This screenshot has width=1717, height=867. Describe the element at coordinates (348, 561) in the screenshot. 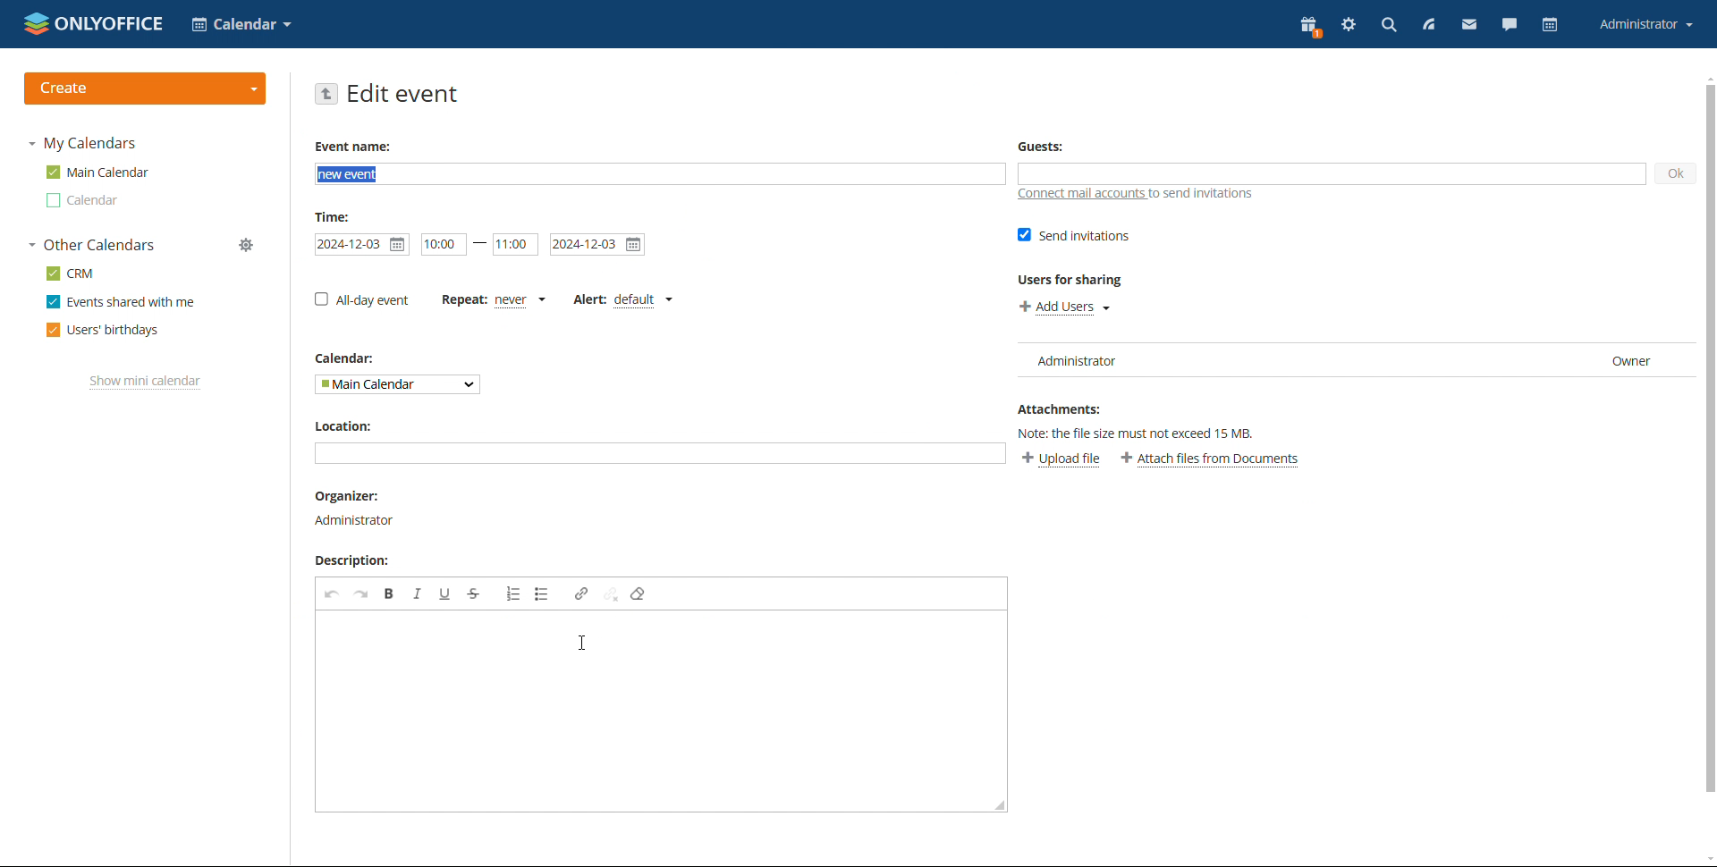

I see `Description:` at that location.